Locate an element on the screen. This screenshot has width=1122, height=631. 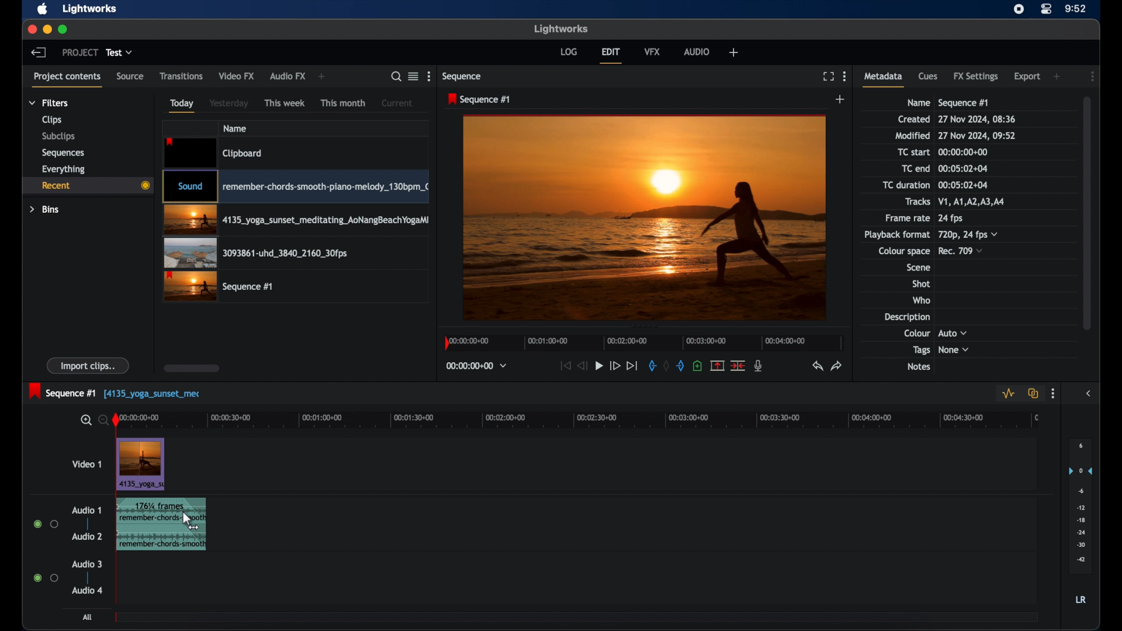
shot is located at coordinates (922, 283).